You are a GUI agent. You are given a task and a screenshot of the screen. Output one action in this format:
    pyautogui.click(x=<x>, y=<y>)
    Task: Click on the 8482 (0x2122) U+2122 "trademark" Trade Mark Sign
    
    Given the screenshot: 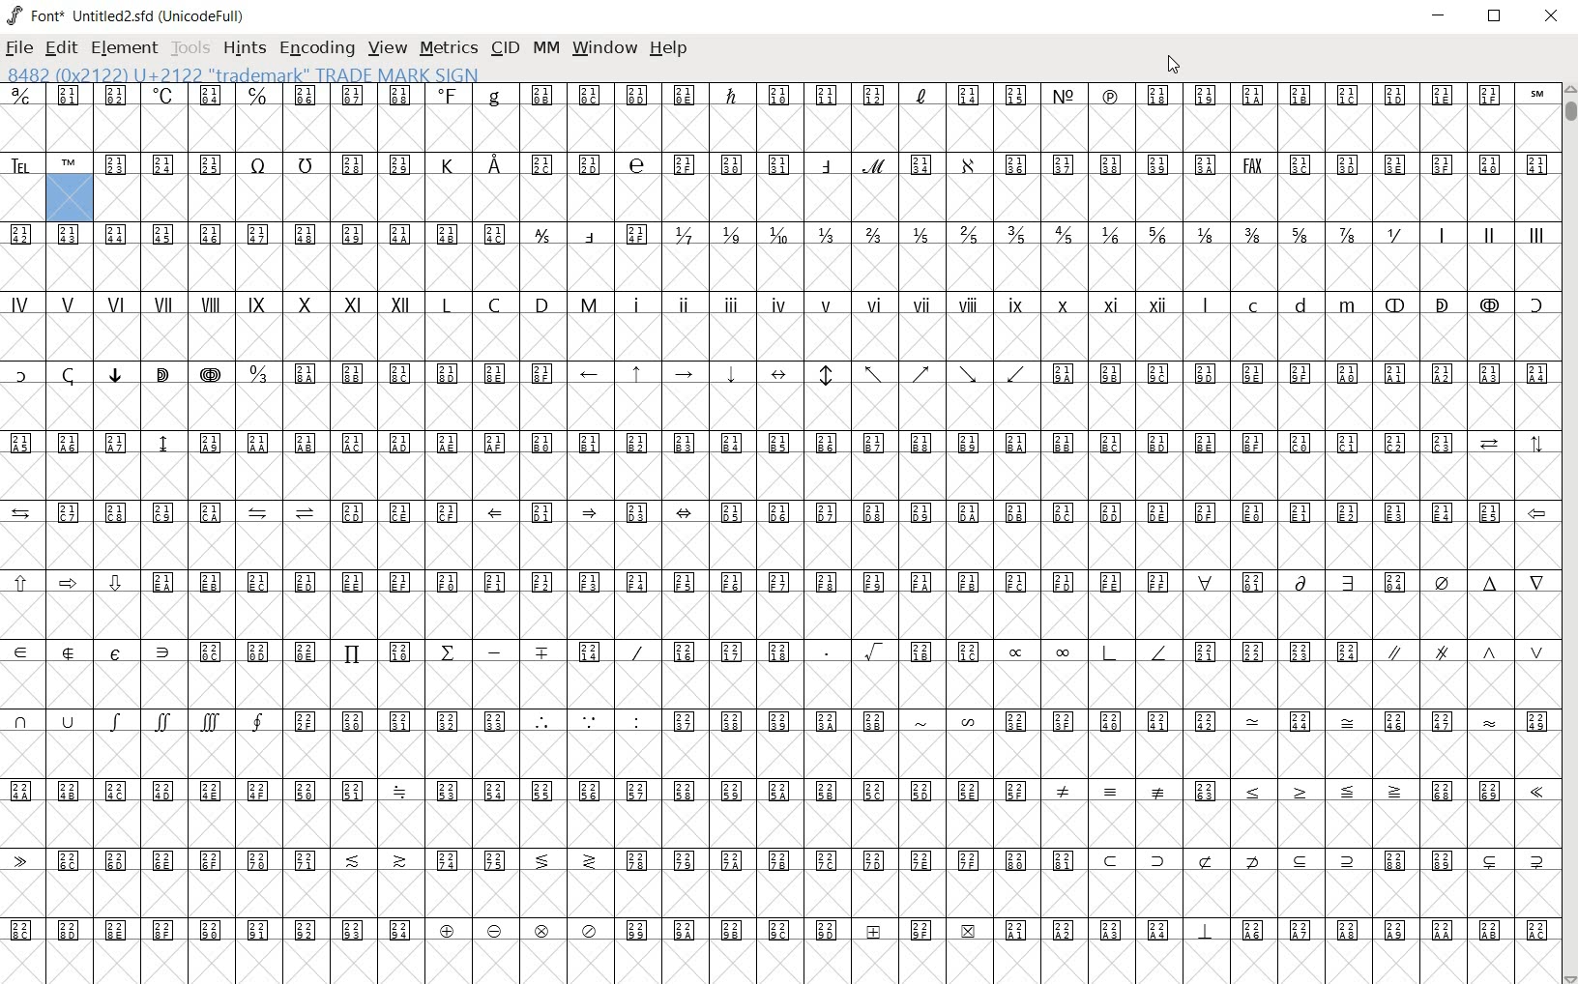 What is the action you would take?
    pyautogui.click(x=241, y=74)
    